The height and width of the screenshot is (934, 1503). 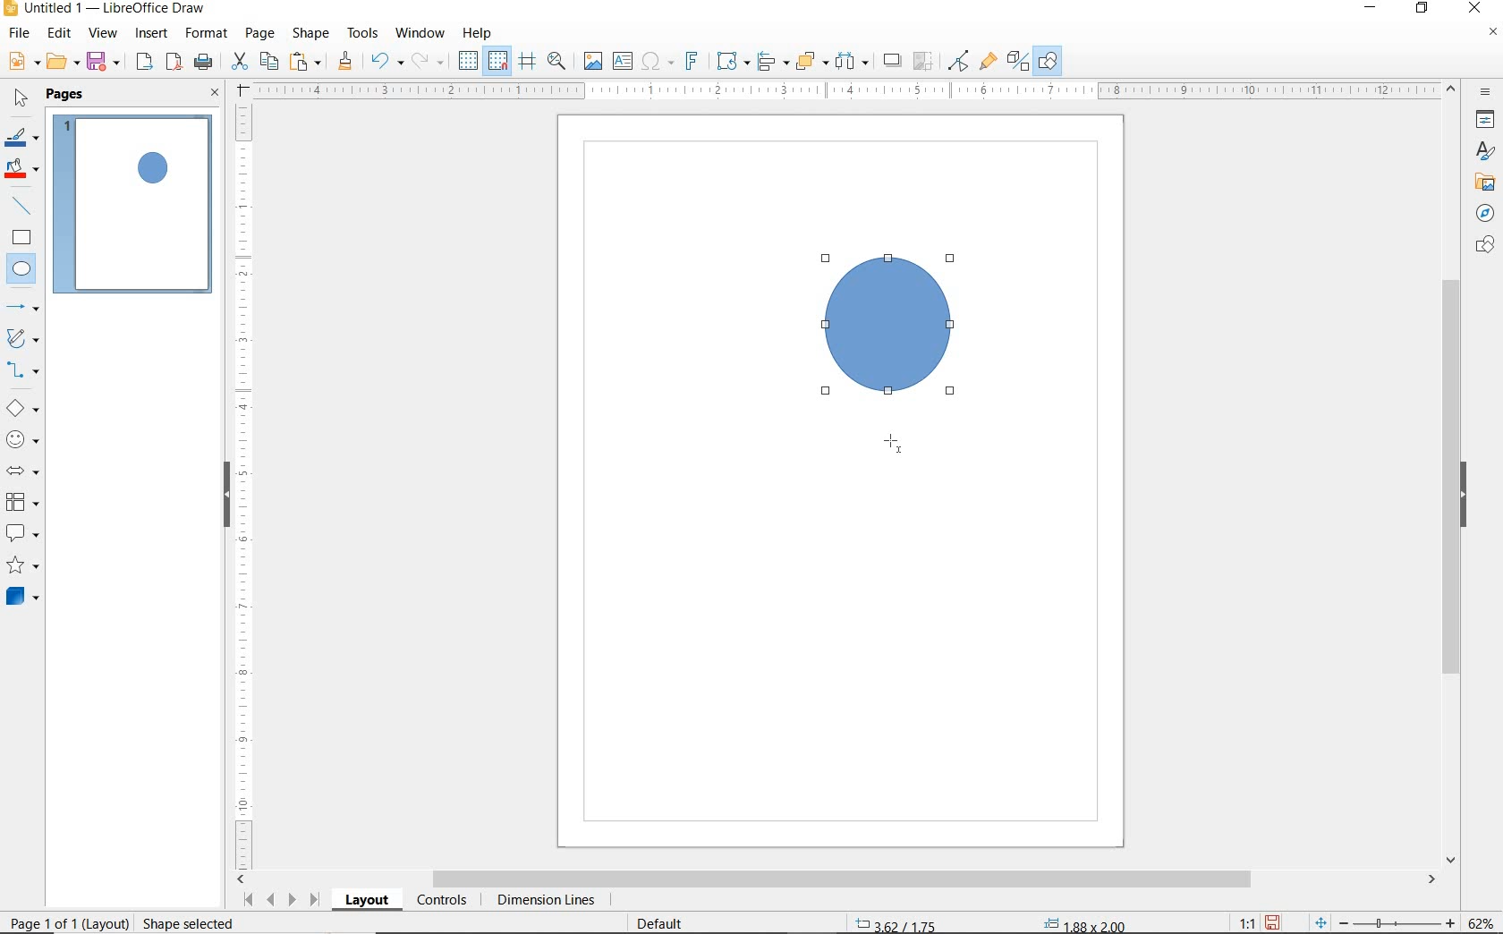 What do you see at coordinates (1480, 214) in the screenshot?
I see `NAVIGATOR` at bounding box center [1480, 214].